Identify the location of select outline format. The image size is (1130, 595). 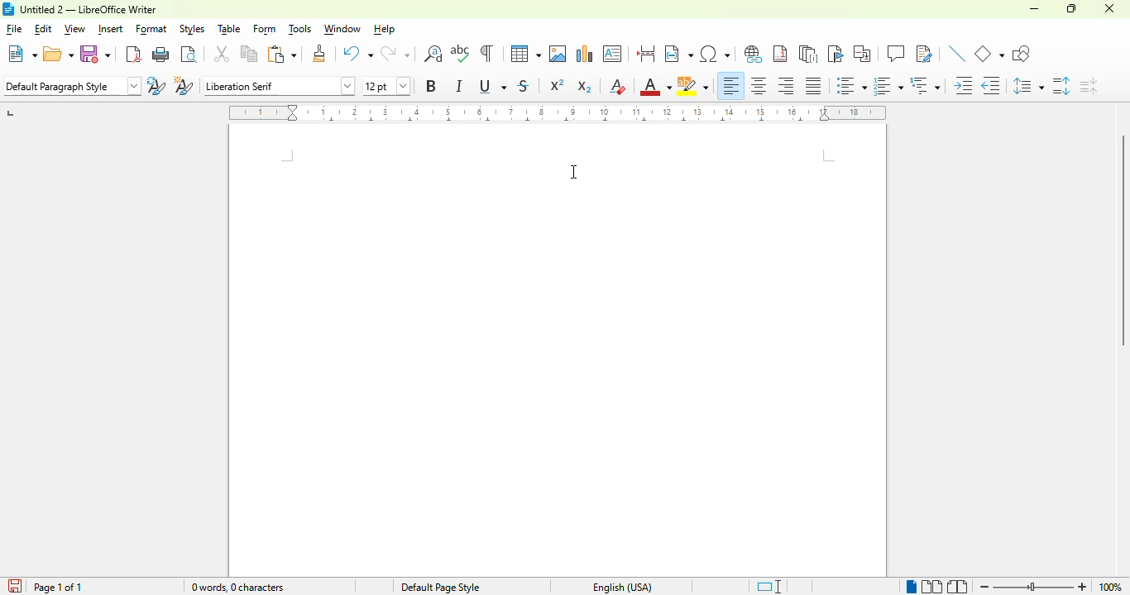
(925, 86).